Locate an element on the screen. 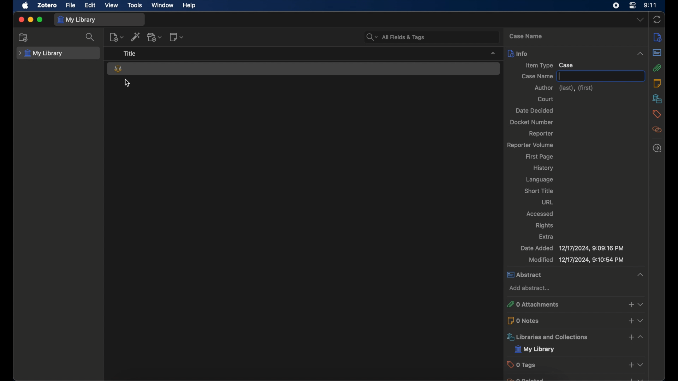 This screenshot has width=678, height=381. reporter volume is located at coordinates (530, 145).